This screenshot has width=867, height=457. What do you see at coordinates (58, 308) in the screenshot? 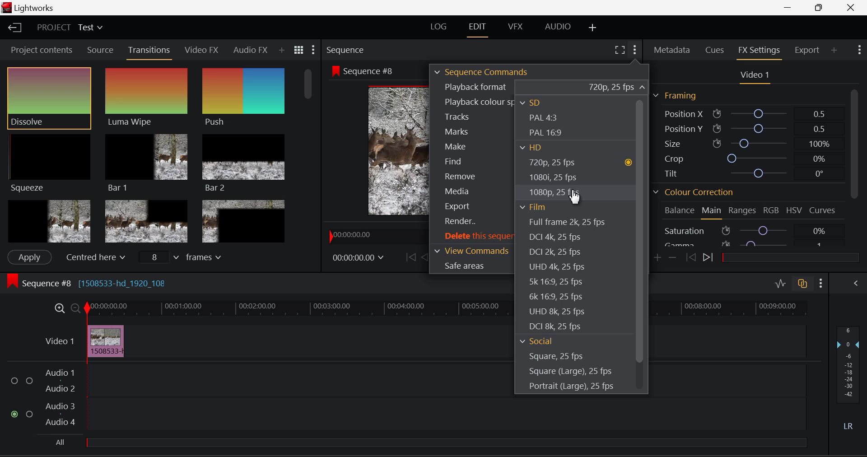
I see `Timeline Zoom In` at bounding box center [58, 308].